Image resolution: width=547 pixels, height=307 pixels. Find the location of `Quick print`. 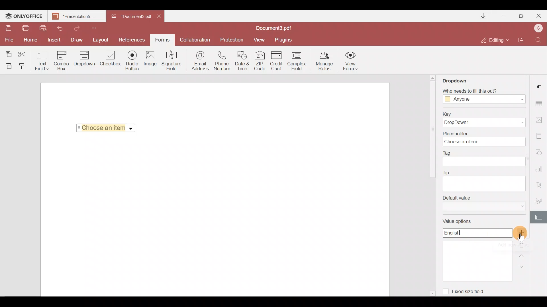

Quick print is located at coordinates (42, 28).